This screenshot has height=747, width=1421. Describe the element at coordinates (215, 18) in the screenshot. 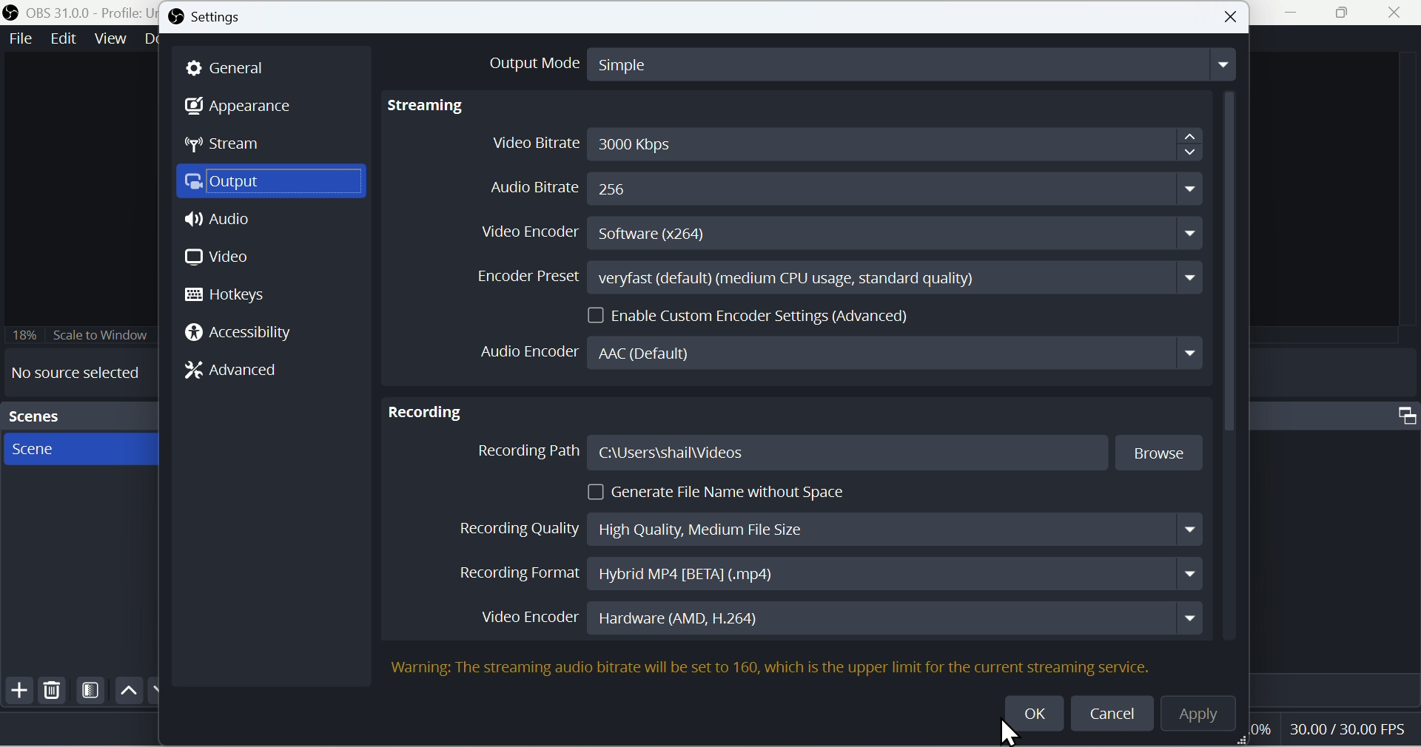

I see `Settings` at that location.